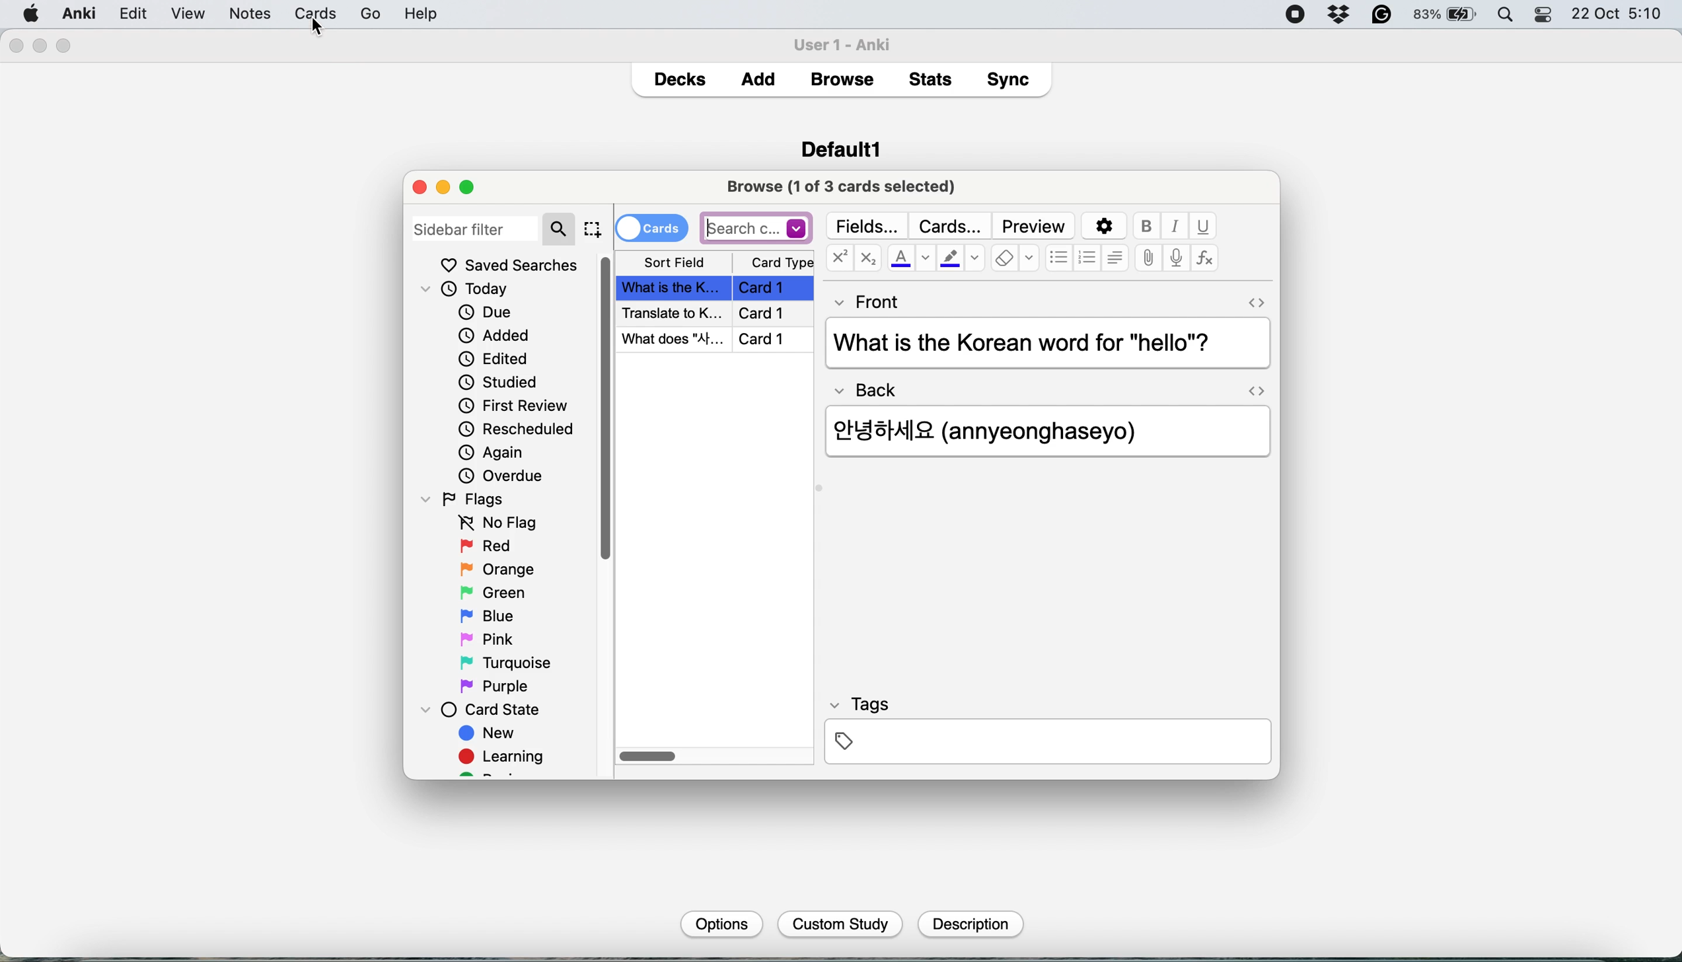  What do you see at coordinates (509, 265) in the screenshot?
I see `saved searches` at bounding box center [509, 265].